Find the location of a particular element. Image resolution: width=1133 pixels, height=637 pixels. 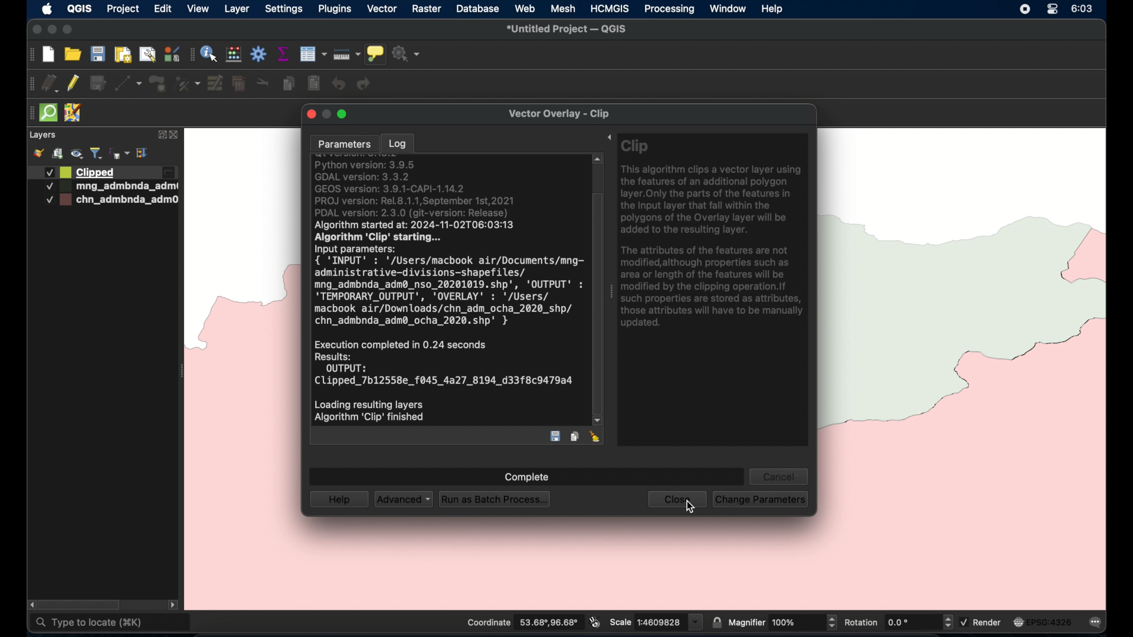

scale is located at coordinates (656, 621).